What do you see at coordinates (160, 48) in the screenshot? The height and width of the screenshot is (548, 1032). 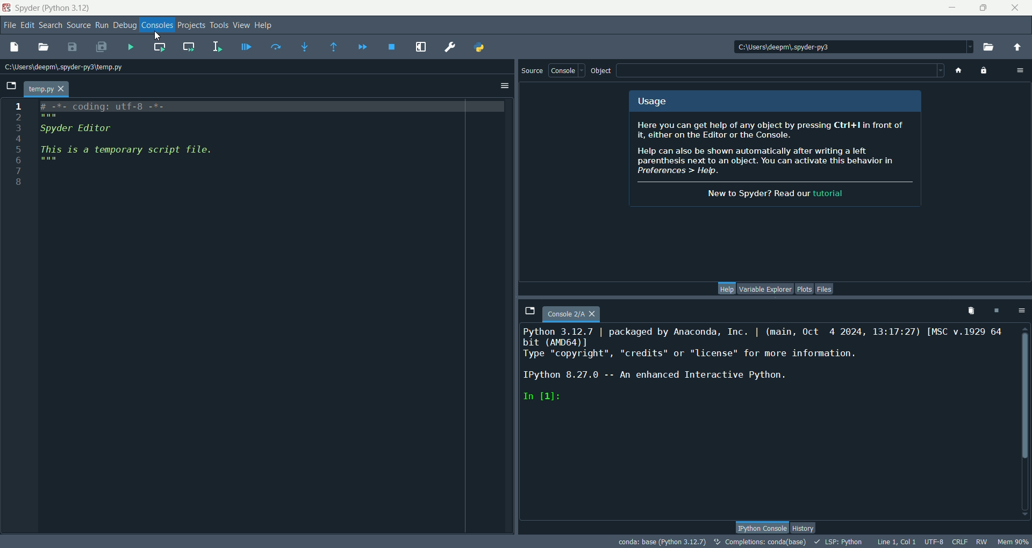 I see `run current cell` at bounding box center [160, 48].